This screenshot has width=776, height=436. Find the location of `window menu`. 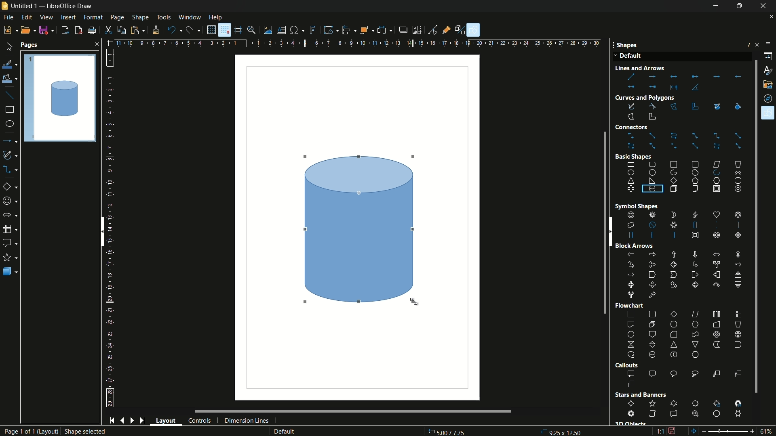

window menu is located at coordinates (189, 17).